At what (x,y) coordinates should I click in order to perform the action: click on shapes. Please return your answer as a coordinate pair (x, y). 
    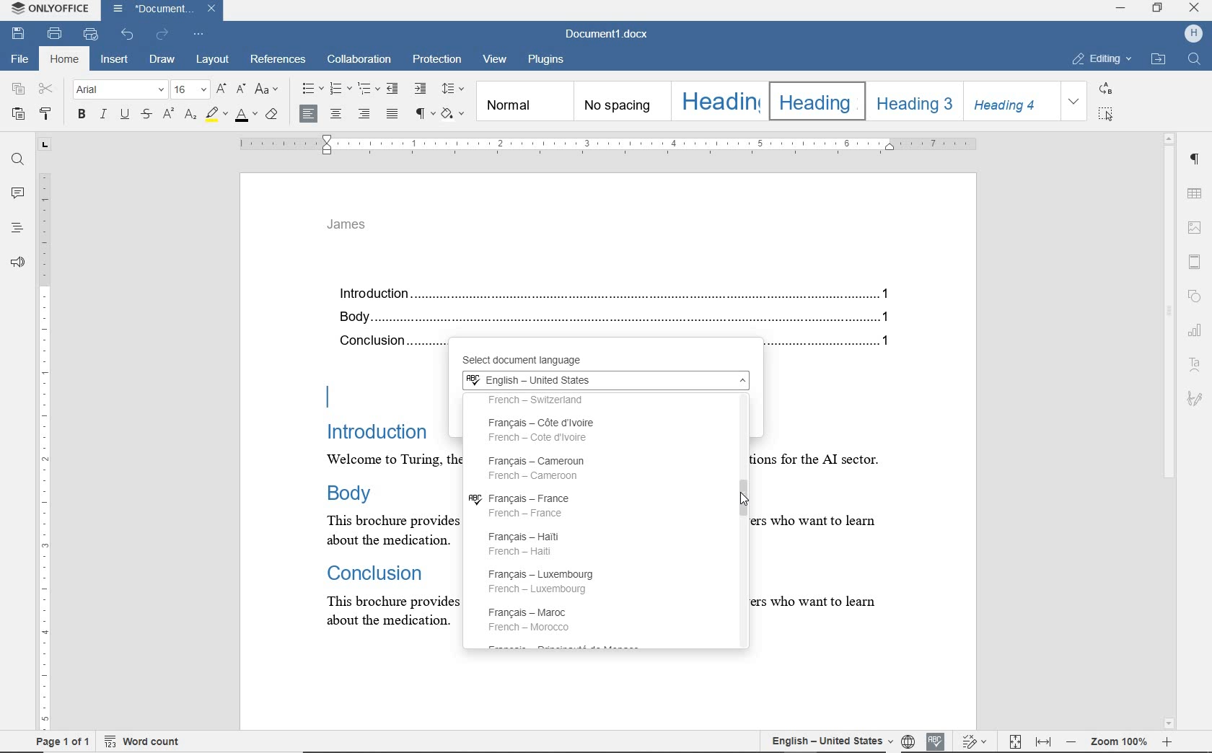
    Looking at the image, I should click on (1198, 297).